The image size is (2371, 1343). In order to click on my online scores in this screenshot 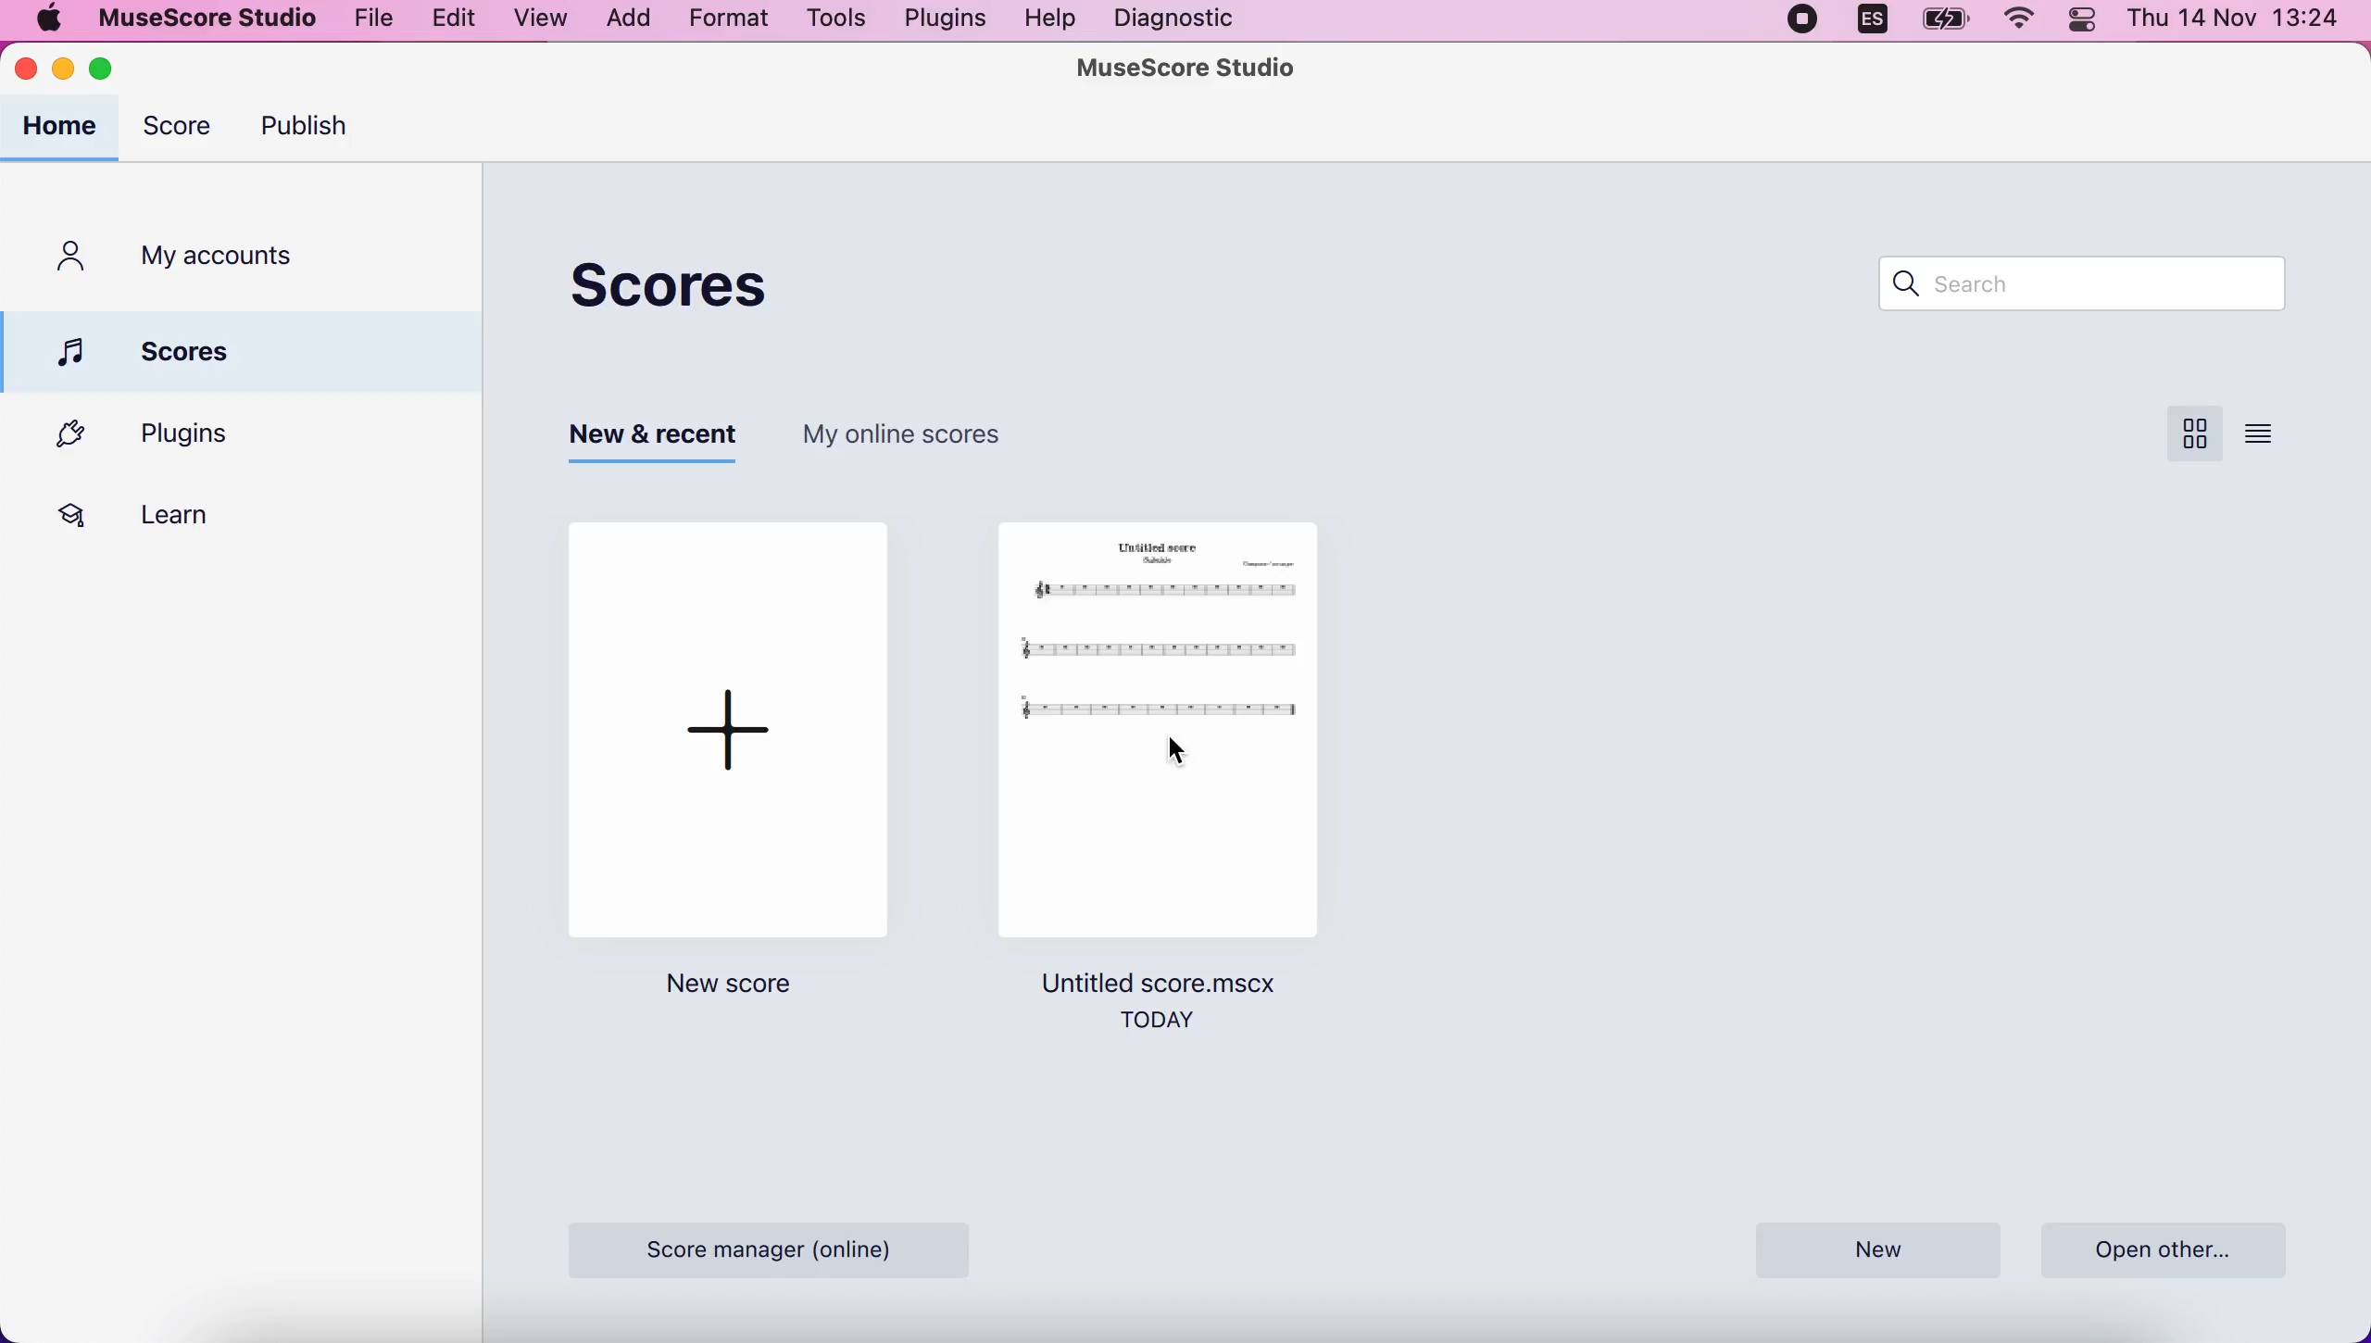, I will do `click(935, 447)`.